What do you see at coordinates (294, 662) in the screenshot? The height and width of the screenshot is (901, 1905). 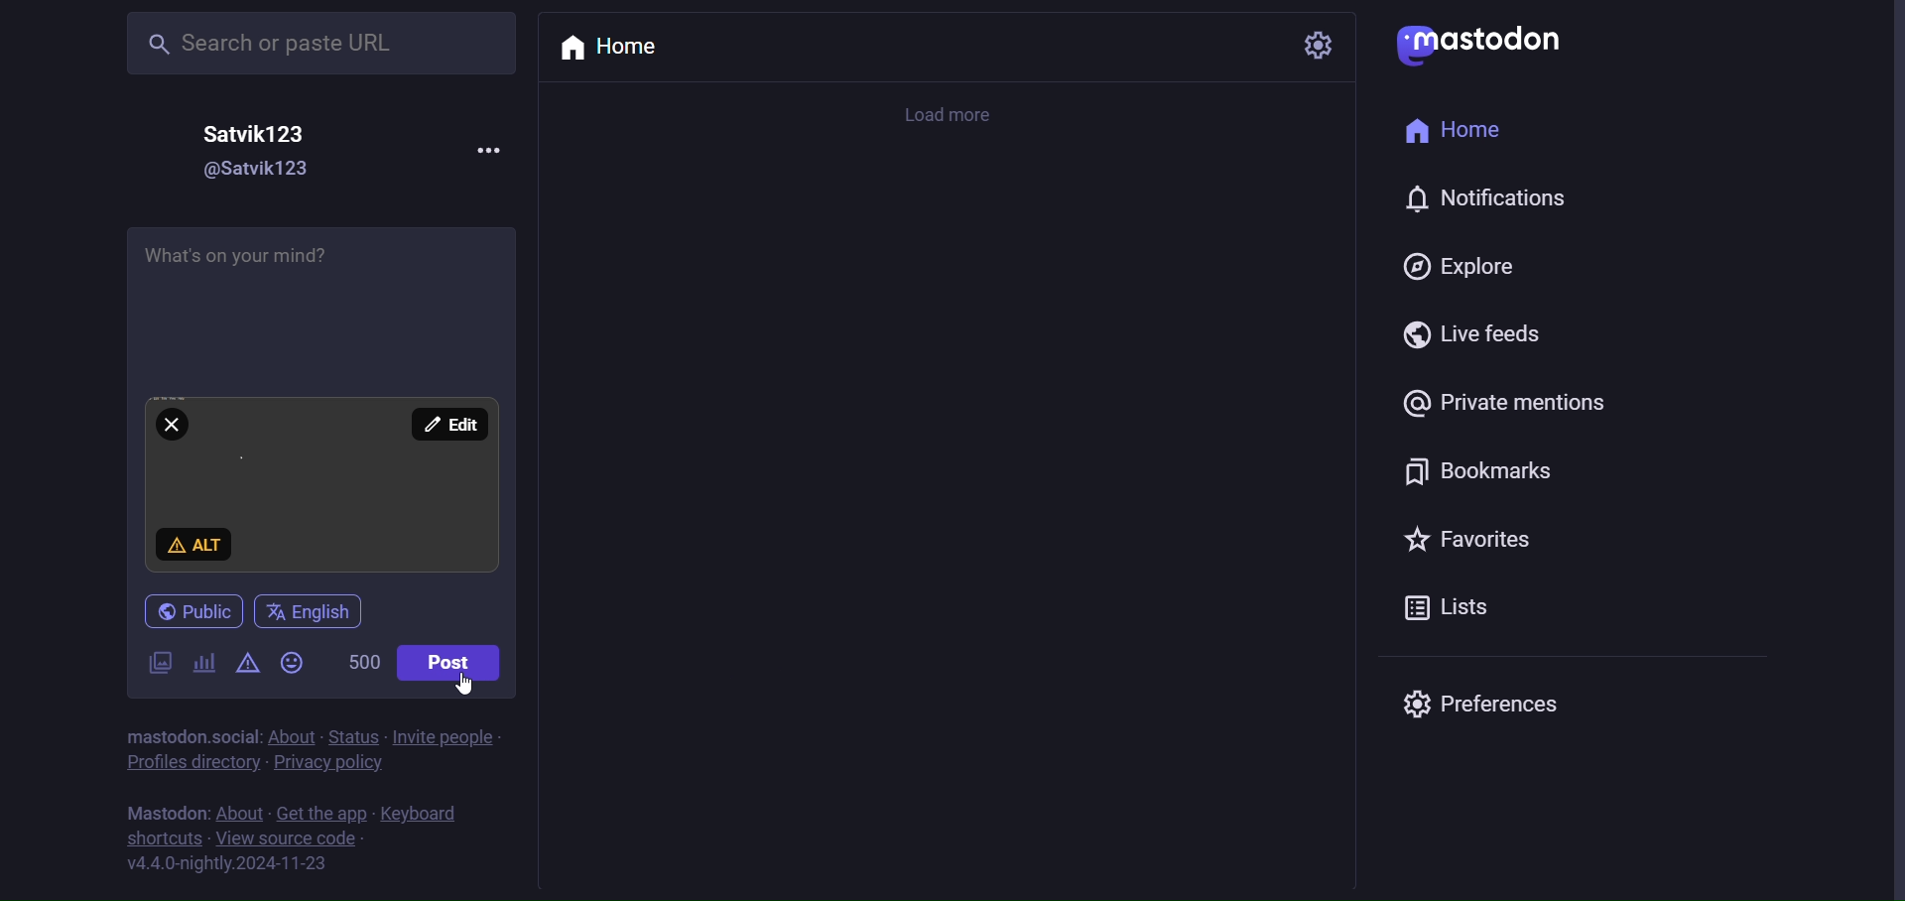 I see `emoji` at bounding box center [294, 662].